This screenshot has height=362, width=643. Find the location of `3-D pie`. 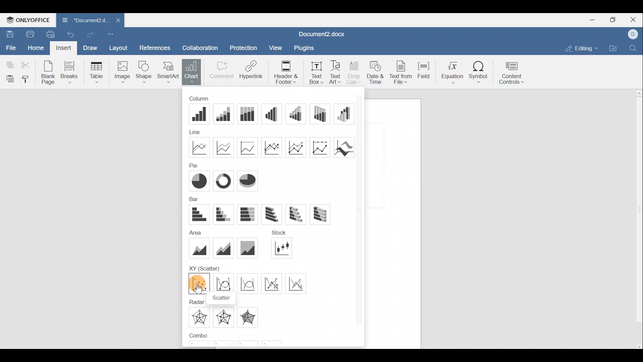

3-D pie is located at coordinates (248, 181).